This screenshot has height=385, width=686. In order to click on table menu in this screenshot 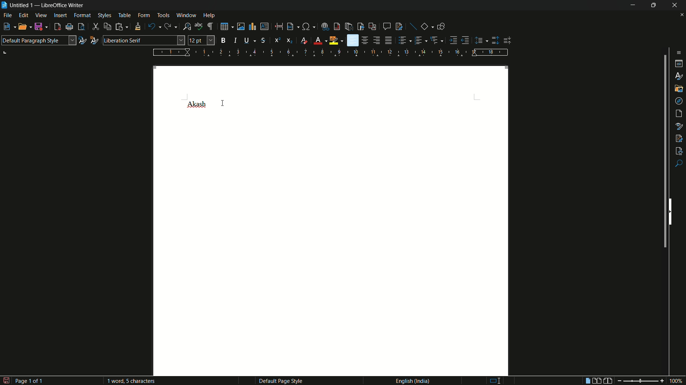, I will do `click(124, 15)`.